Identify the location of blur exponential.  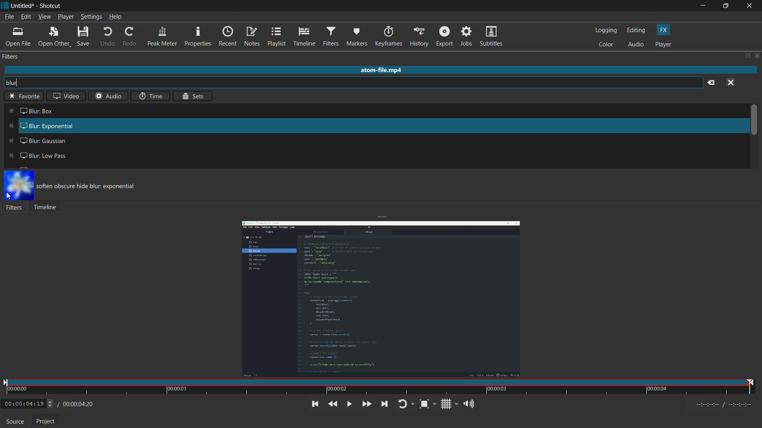
(42, 126).